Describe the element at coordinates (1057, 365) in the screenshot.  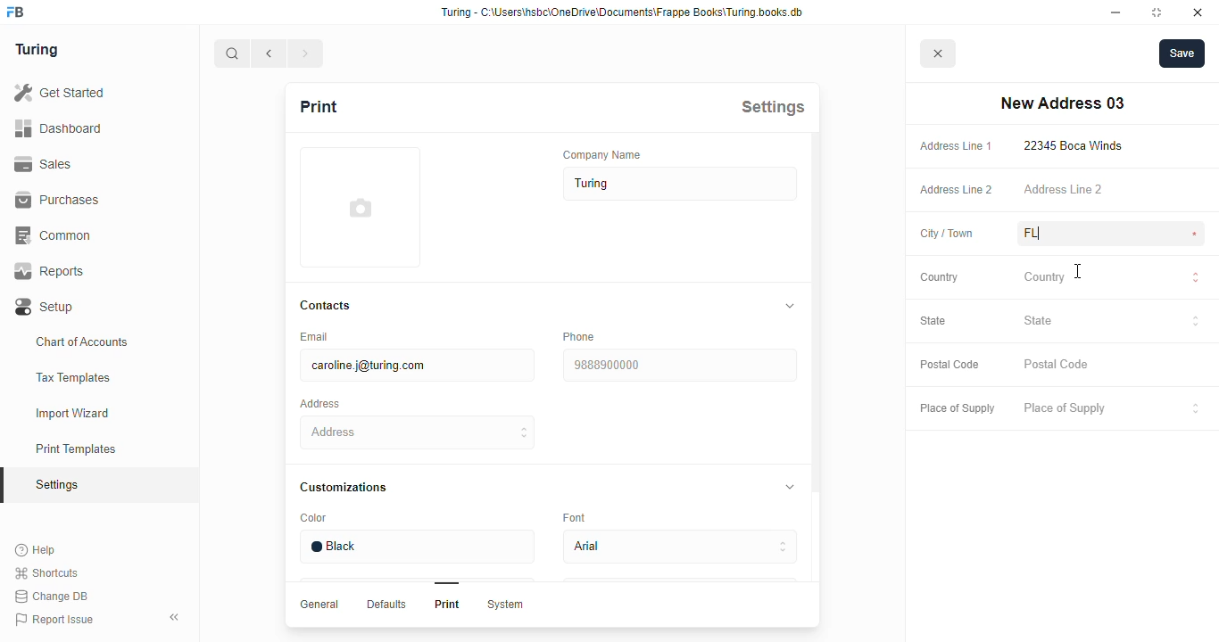
I see `postal code` at that location.